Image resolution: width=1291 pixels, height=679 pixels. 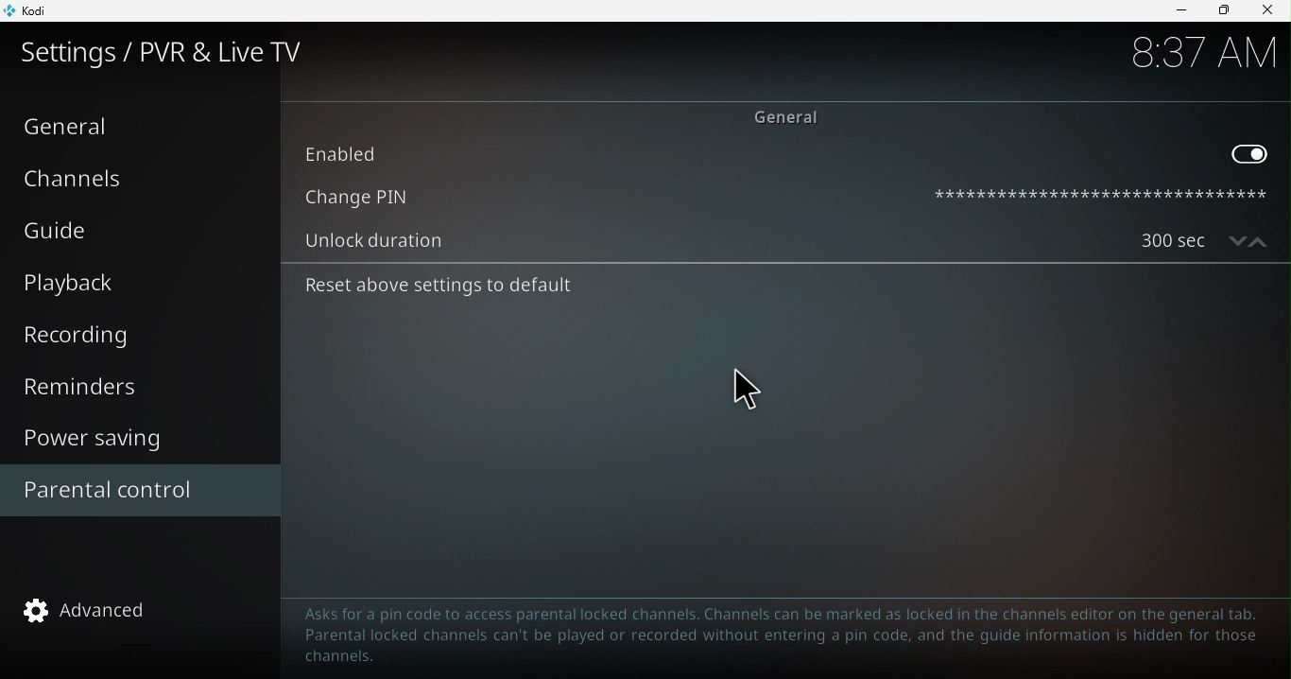 I want to click on Guide, so click(x=136, y=229).